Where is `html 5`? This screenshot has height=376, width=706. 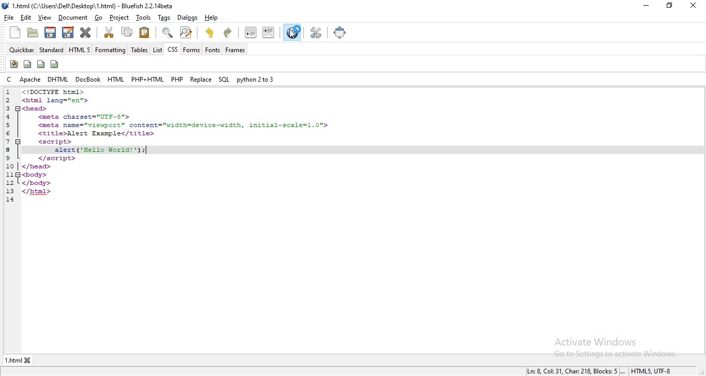
html 5 is located at coordinates (81, 50).